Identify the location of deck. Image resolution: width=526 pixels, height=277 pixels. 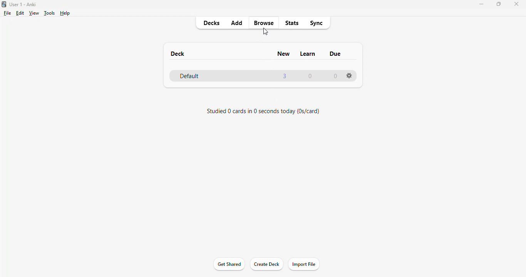
(178, 53).